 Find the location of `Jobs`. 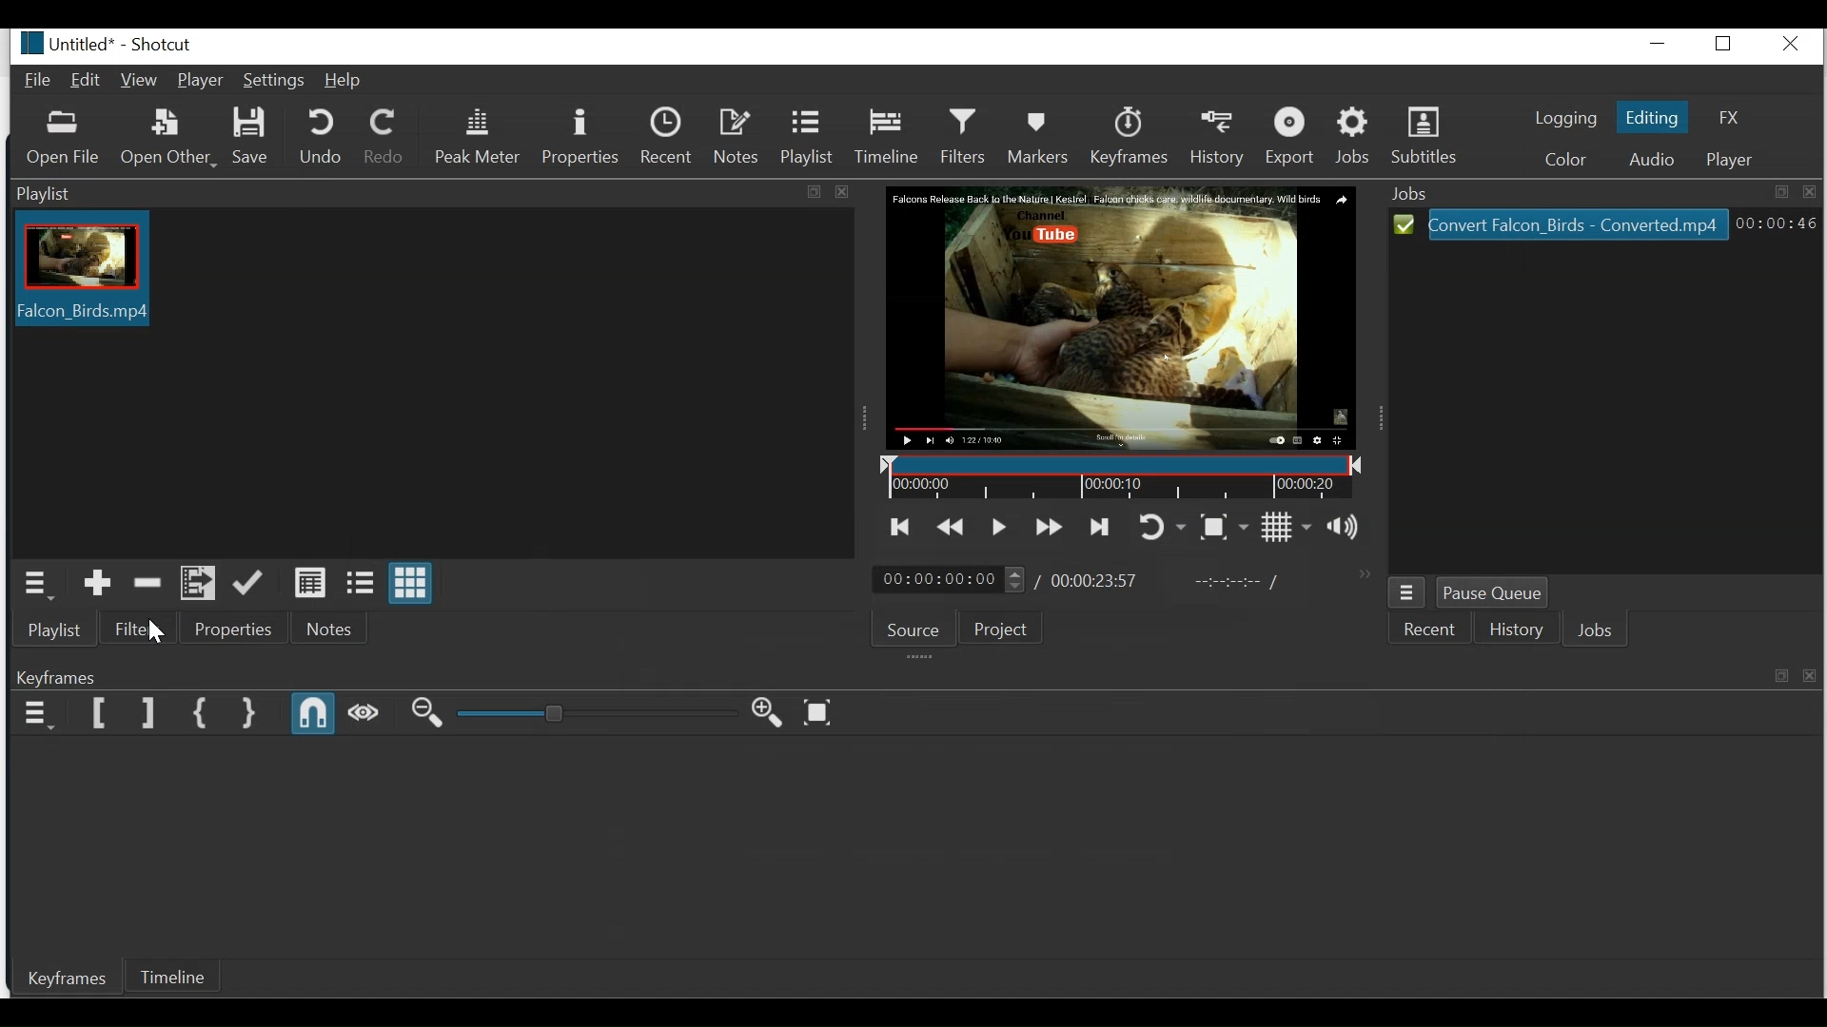

Jobs is located at coordinates (1605, 192).